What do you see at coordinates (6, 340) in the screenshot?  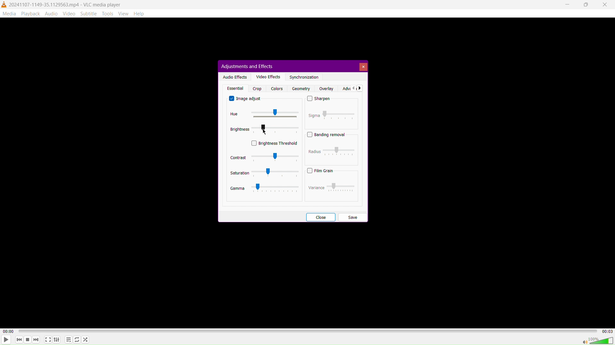 I see `Play` at bounding box center [6, 340].